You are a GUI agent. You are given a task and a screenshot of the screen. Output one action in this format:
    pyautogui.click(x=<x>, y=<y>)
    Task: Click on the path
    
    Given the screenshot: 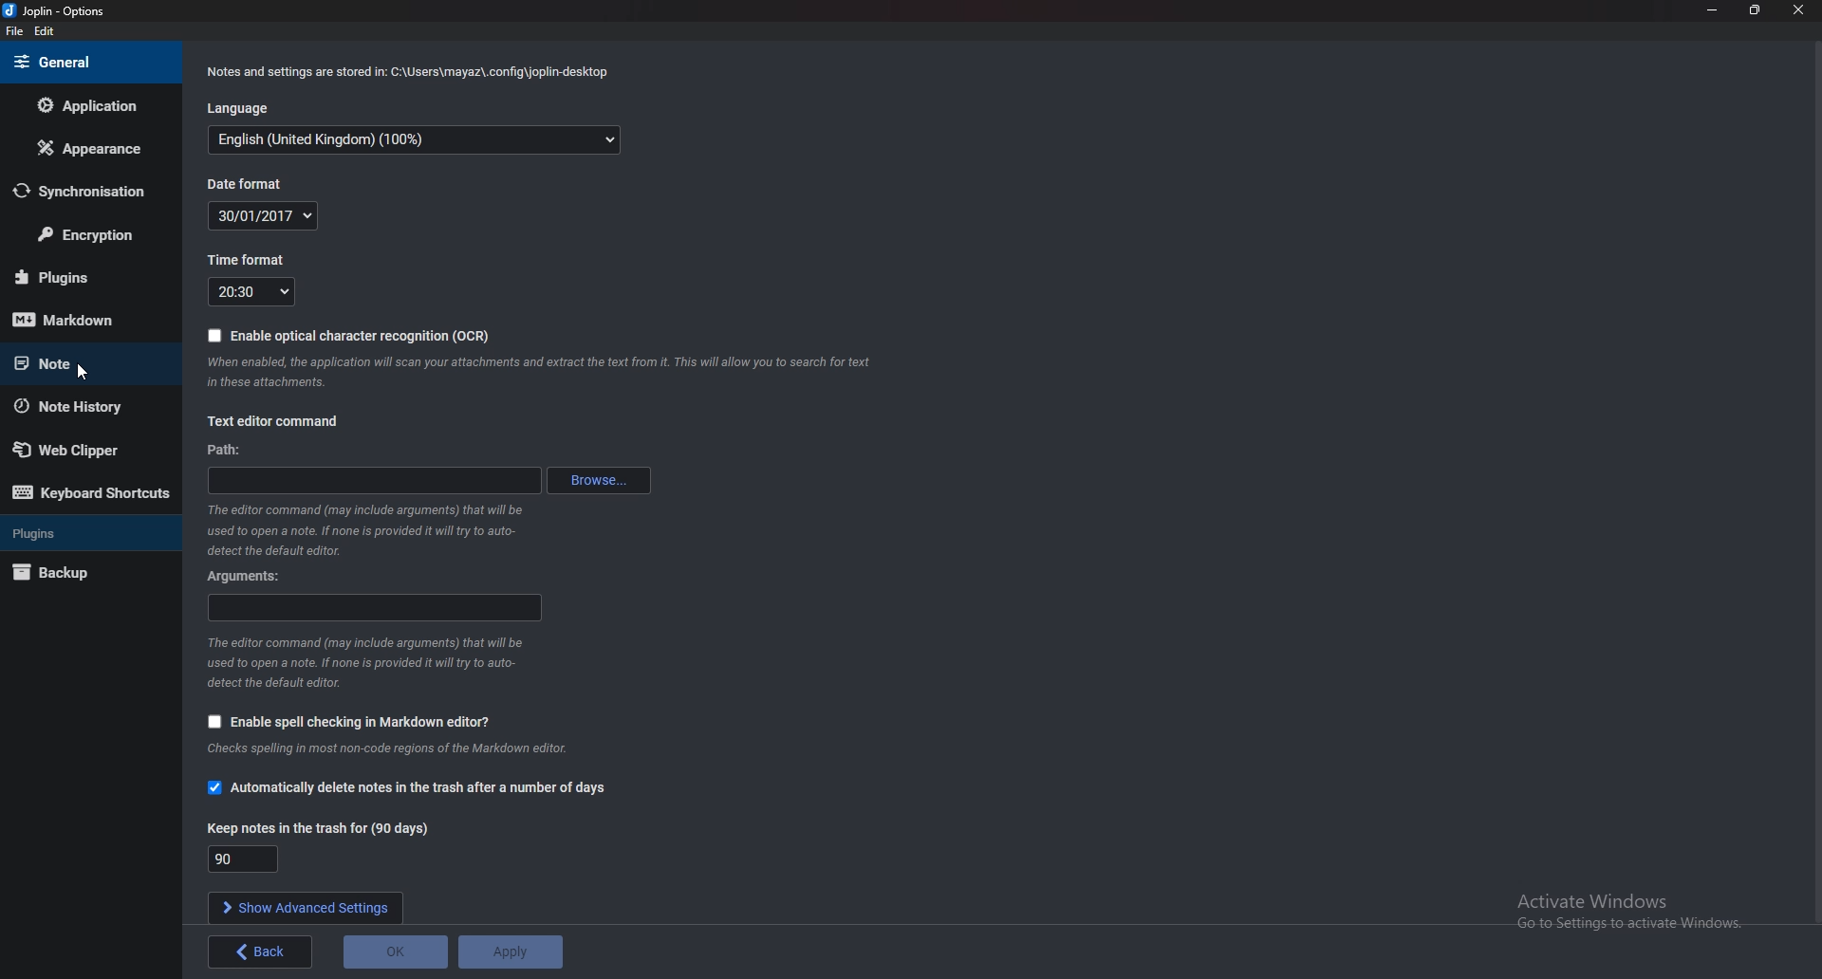 What is the action you would take?
    pyautogui.click(x=229, y=450)
    